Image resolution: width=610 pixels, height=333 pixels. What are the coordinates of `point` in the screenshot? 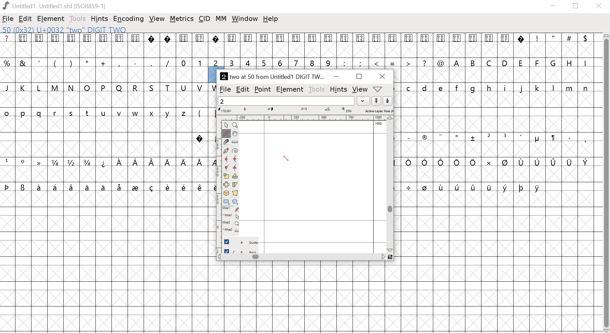 It's located at (227, 125).